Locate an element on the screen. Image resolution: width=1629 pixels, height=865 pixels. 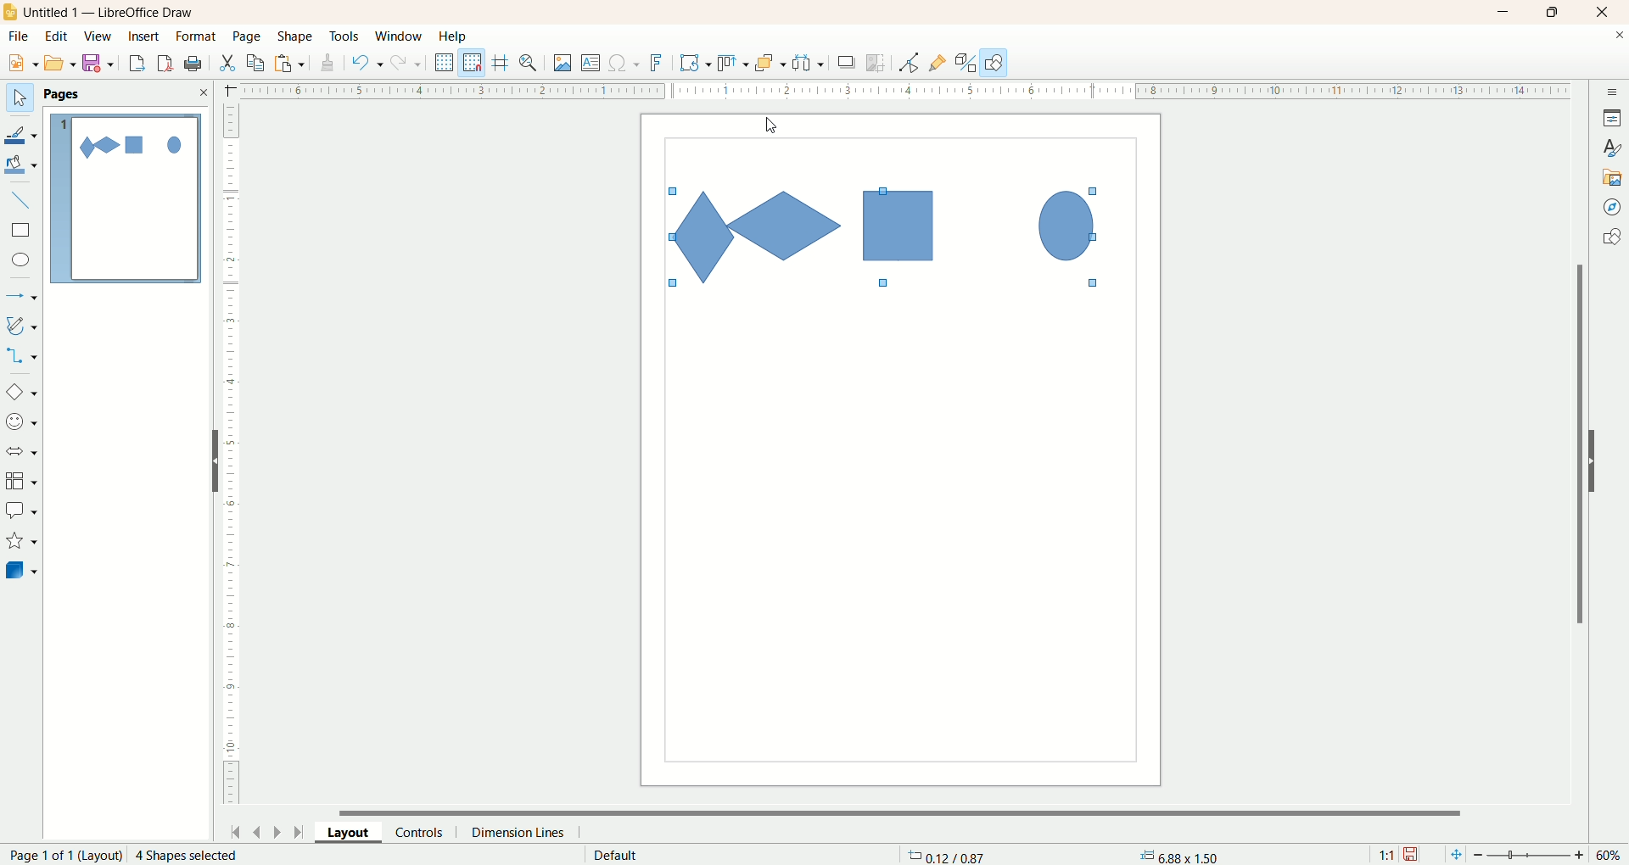
file is located at coordinates (21, 36).